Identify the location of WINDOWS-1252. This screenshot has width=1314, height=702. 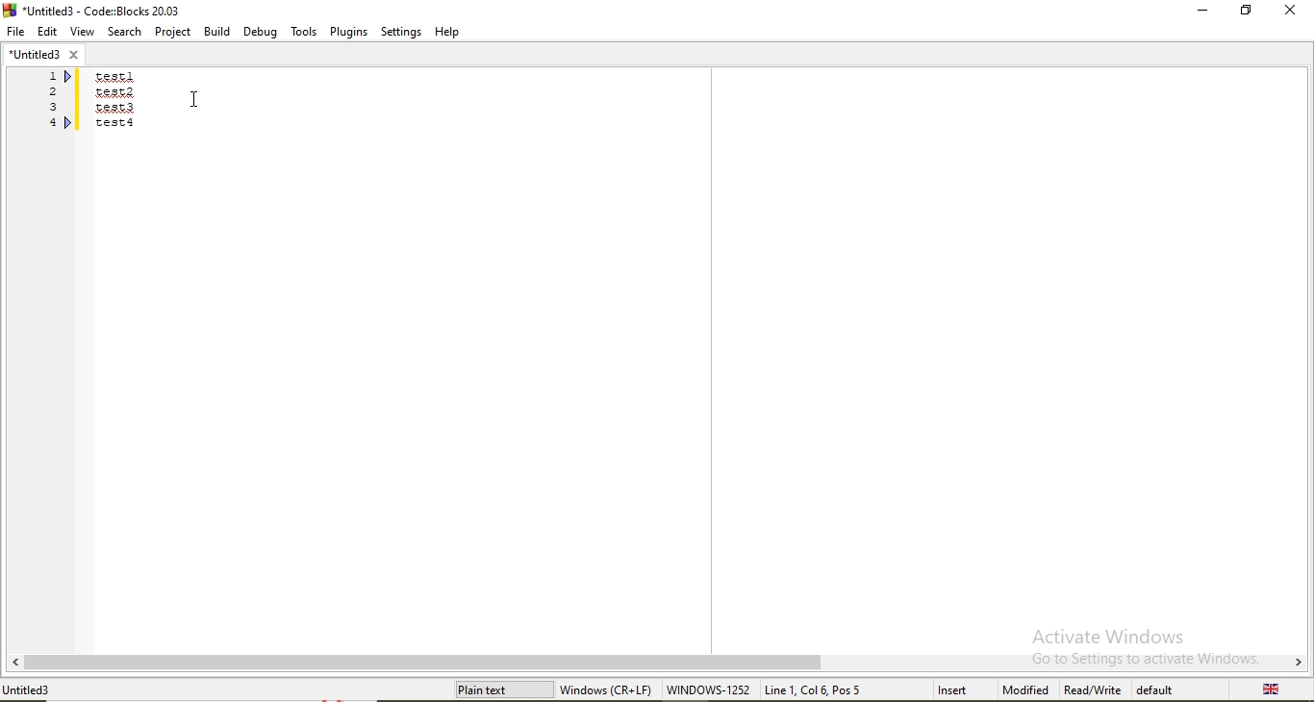
(709, 689).